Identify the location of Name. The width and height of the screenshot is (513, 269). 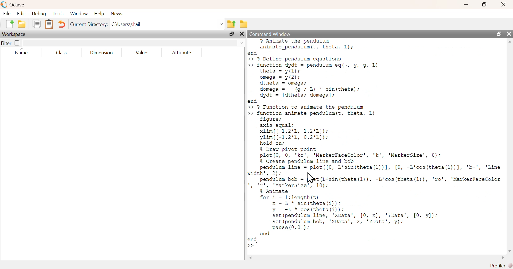
(25, 52).